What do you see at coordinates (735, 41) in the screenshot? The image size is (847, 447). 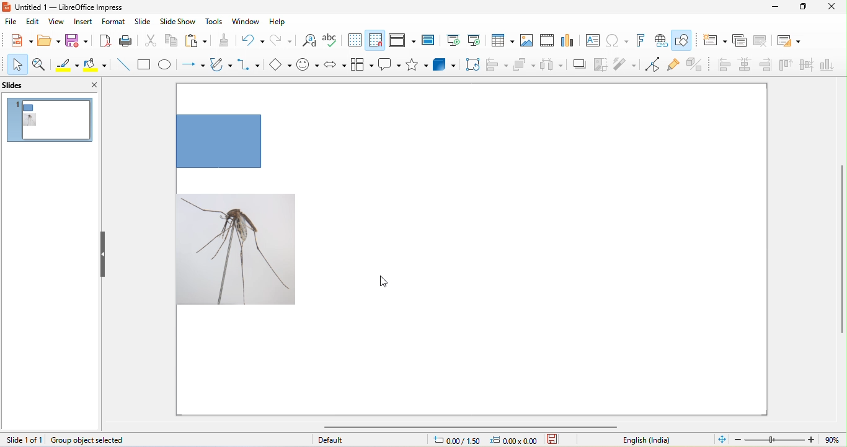 I see `duplicate slide` at bounding box center [735, 41].